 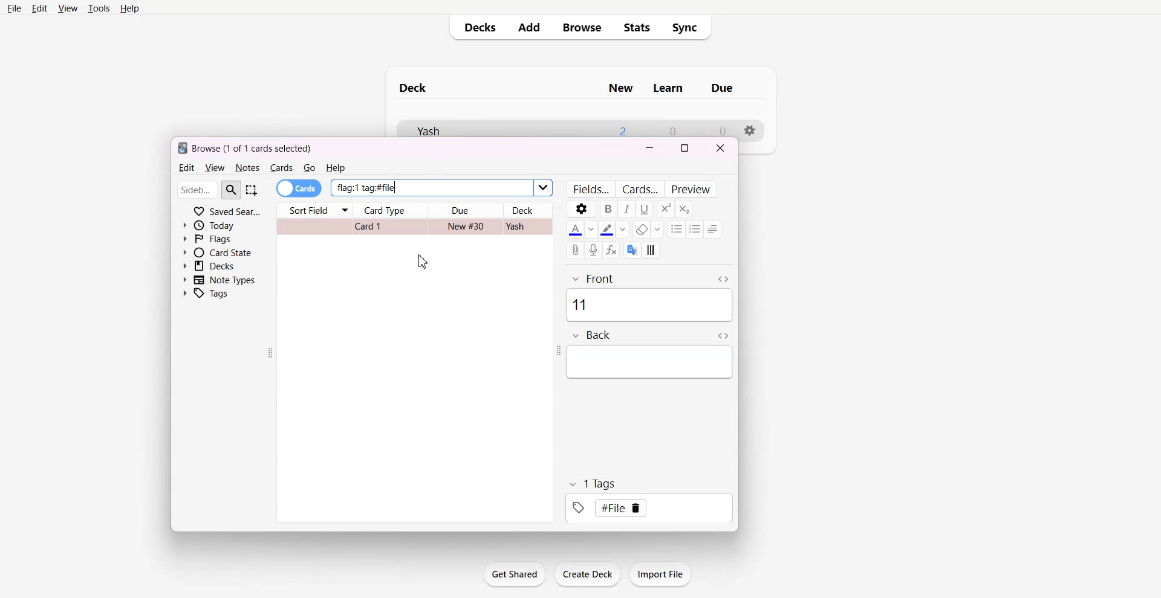 What do you see at coordinates (616, 86) in the screenshot?
I see `New` at bounding box center [616, 86].